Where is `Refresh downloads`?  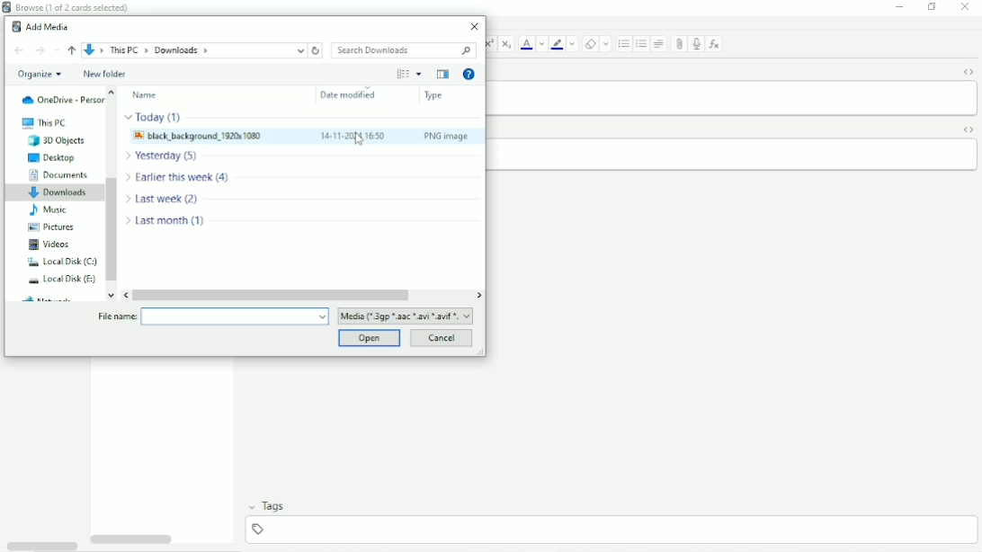
Refresh downloads is located at coordinates (317, 51).